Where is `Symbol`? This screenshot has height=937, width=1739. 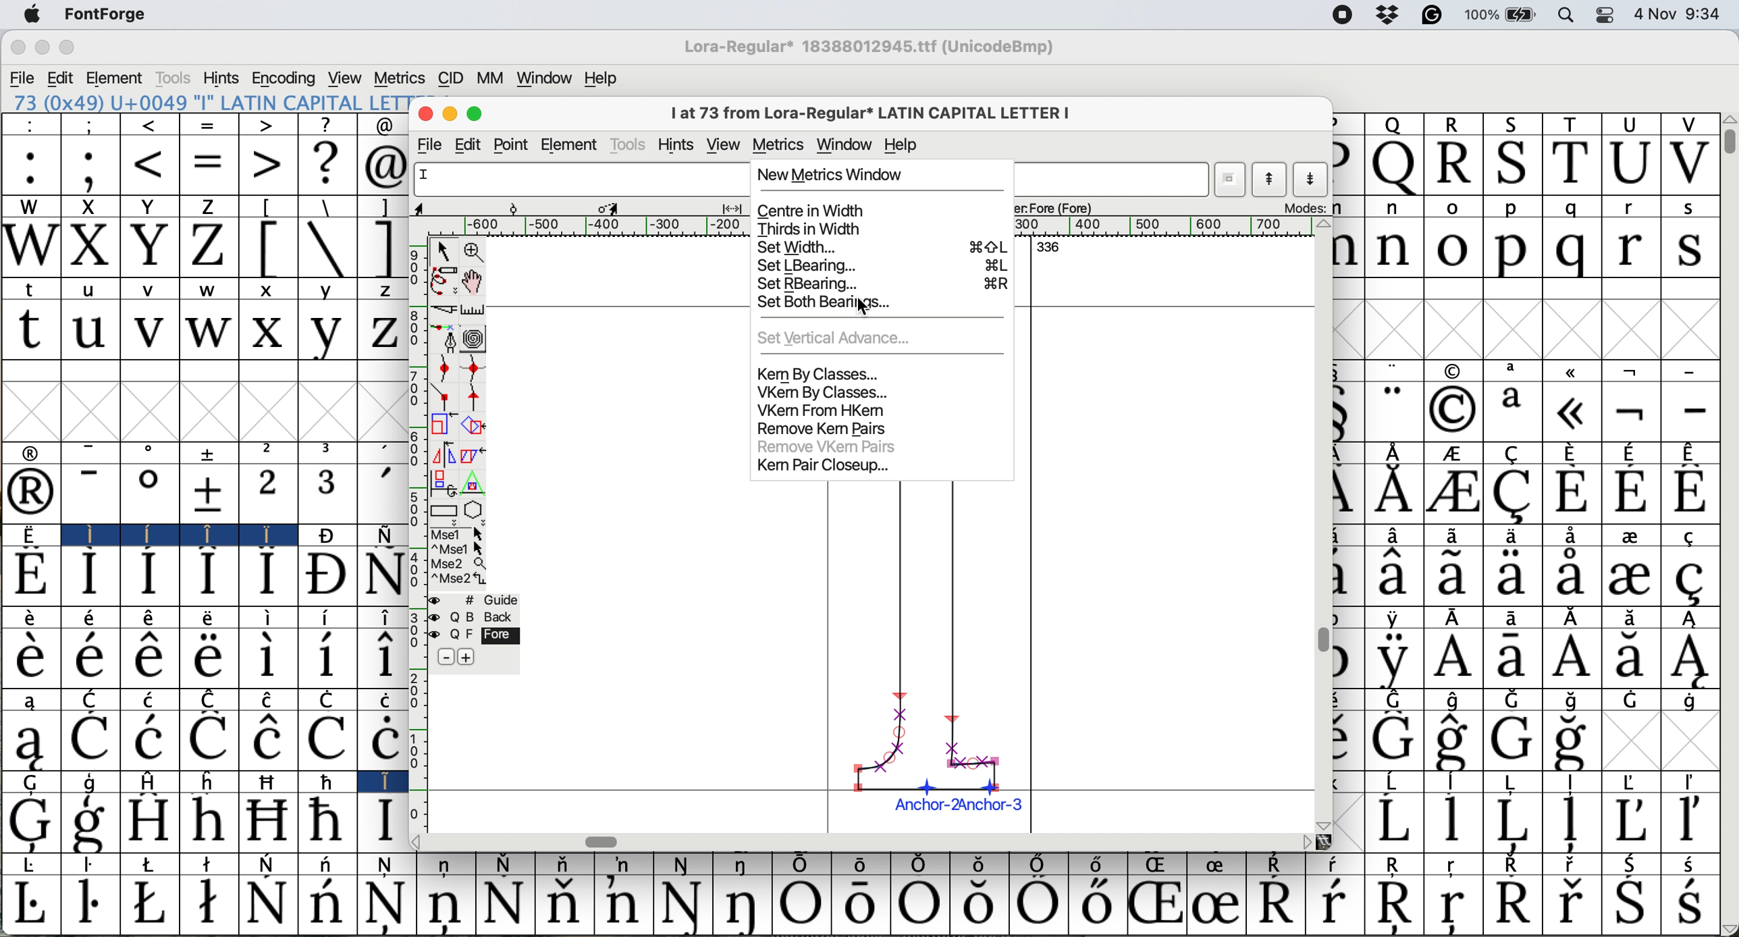 Symbol is located at coordinates (92, 619).